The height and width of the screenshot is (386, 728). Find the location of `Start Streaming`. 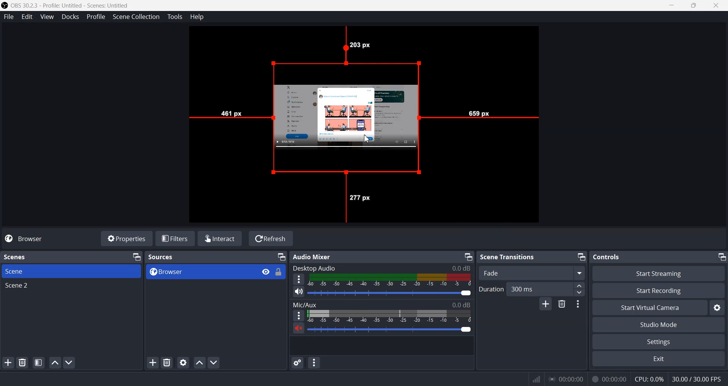

Start Streaming is located at coordinates (658, 272).